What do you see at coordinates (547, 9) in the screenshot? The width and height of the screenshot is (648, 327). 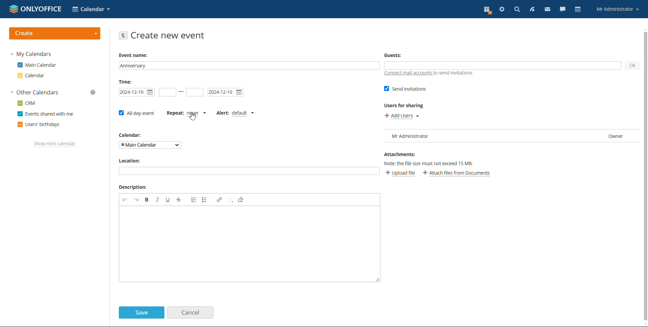 I see `mail` at bounding box center [547, 9].